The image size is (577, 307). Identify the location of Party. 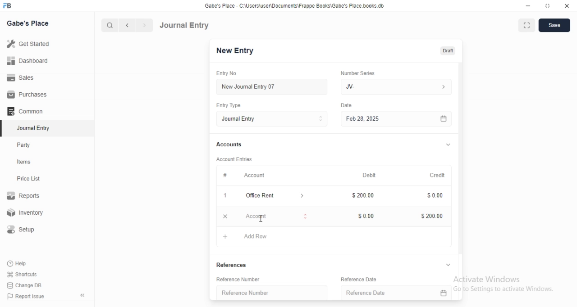
(26, 145).